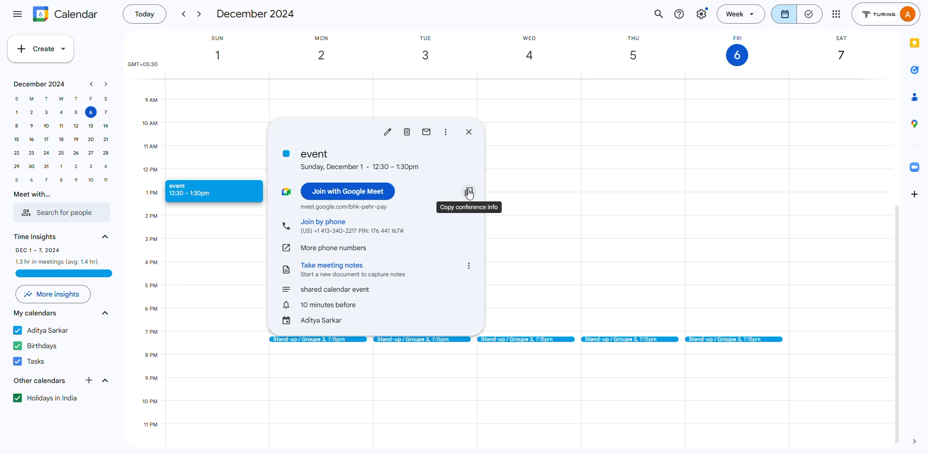  I want to click on settings, so click(702, 14).